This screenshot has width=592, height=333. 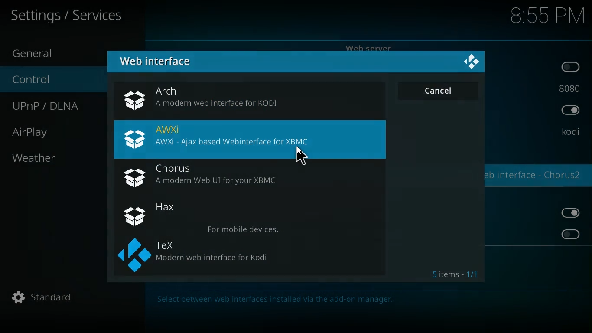 I want to click on AirPlay, so click(x=40, y=132).